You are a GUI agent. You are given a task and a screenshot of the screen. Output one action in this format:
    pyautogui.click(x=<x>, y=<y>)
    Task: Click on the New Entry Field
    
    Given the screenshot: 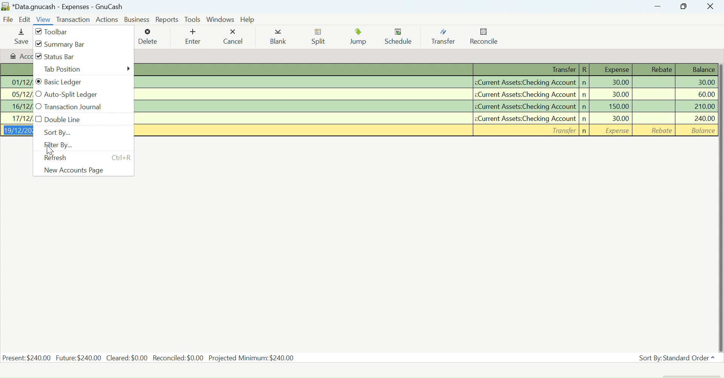 What is the action you would take?
    pyautogui.click(x=426, y=131)
    